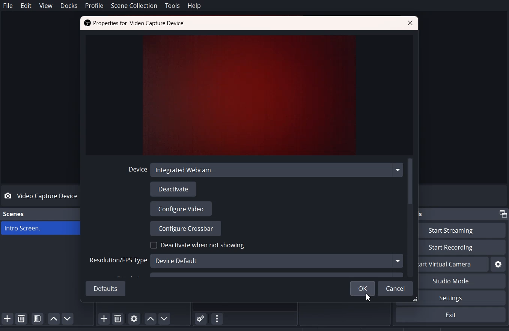  Describe the element at coordinates (498, 264) in the screenshot. I see `Settings` at that location.